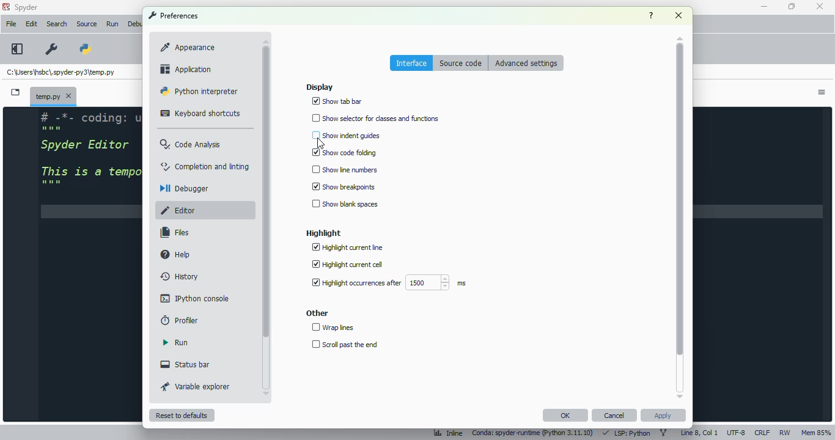  Describe the element at coordinates (191, 144) in the screenshot. I see `code analysis` at that location.